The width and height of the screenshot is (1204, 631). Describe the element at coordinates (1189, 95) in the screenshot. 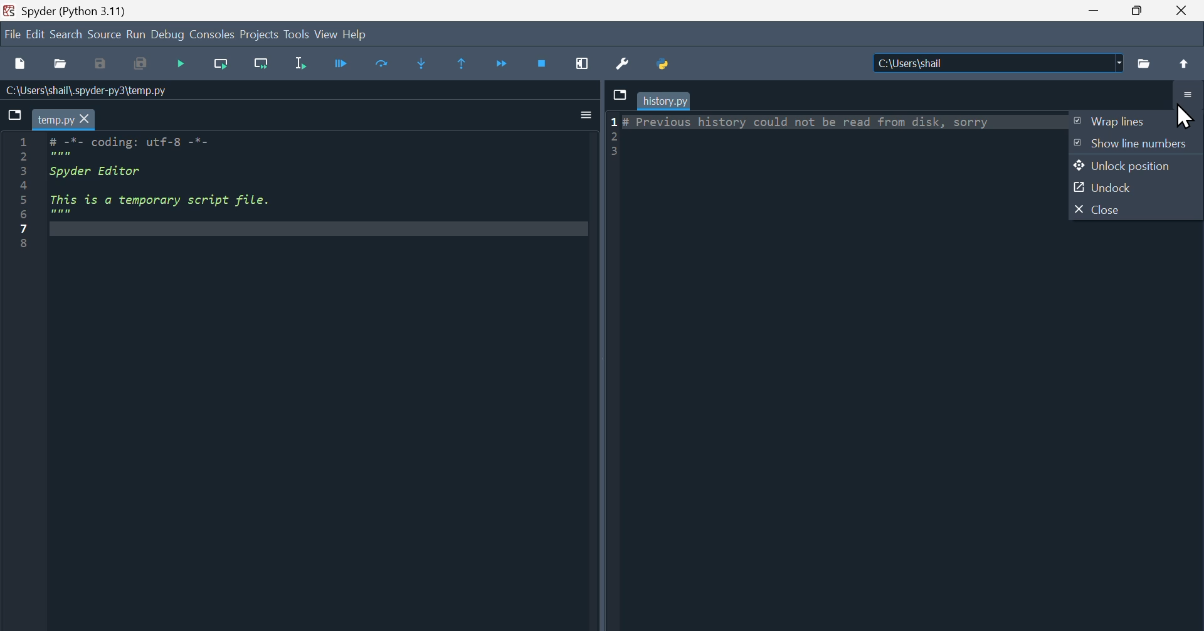

I see `Options` at that location.